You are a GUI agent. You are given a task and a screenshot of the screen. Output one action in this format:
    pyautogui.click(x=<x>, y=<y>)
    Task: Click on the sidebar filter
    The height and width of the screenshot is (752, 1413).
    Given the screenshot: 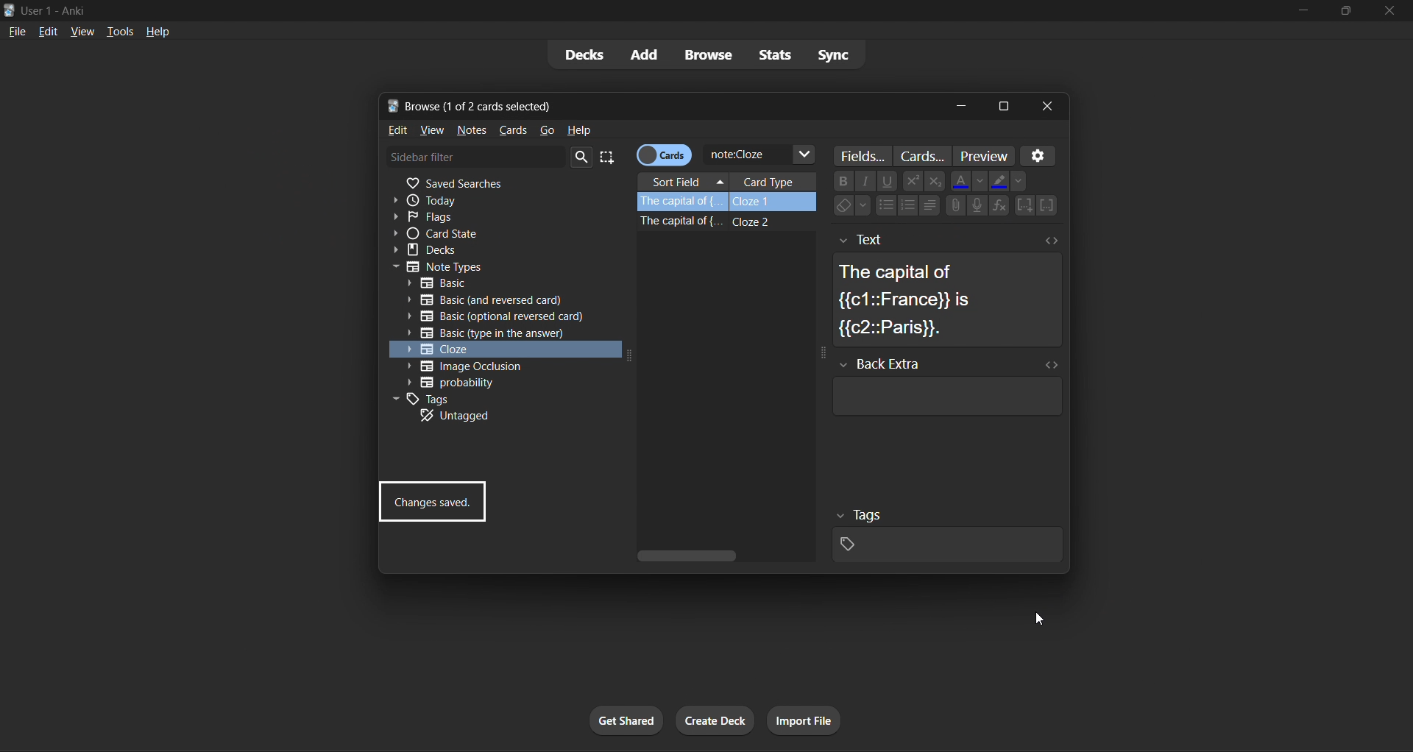 What is the action you would take?
    pyautogui.click(x=475, y=156)
    